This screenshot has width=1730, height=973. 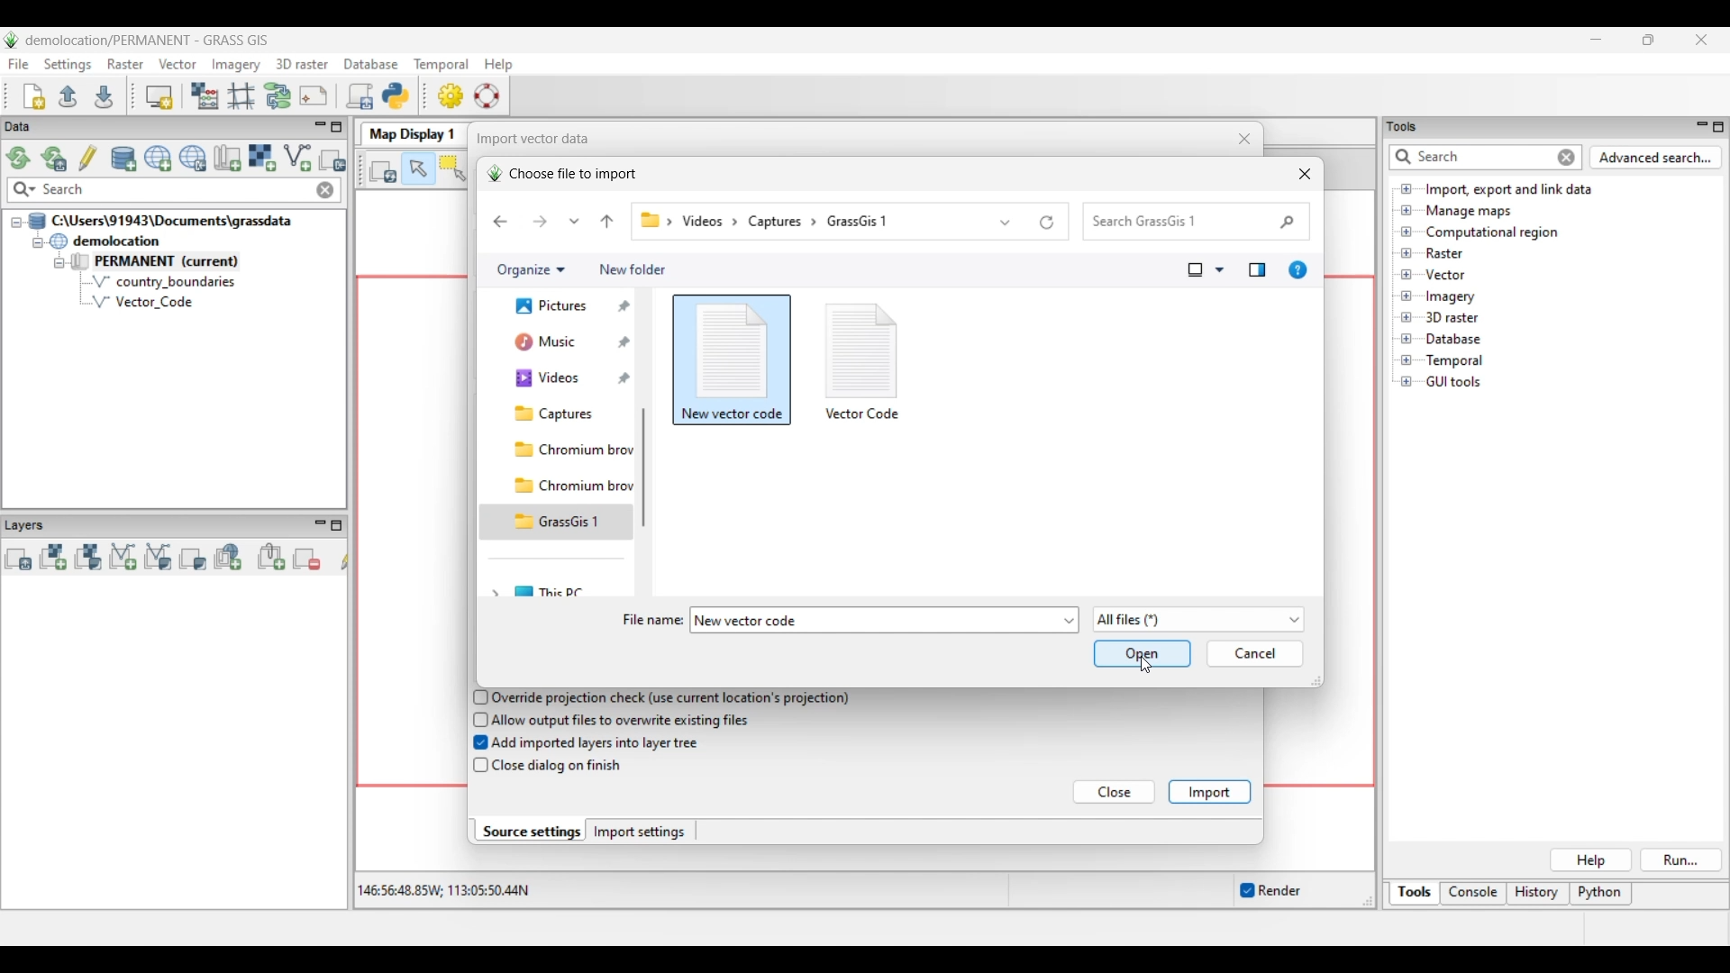 I want to click on Layers, so click(x=29, y=524).